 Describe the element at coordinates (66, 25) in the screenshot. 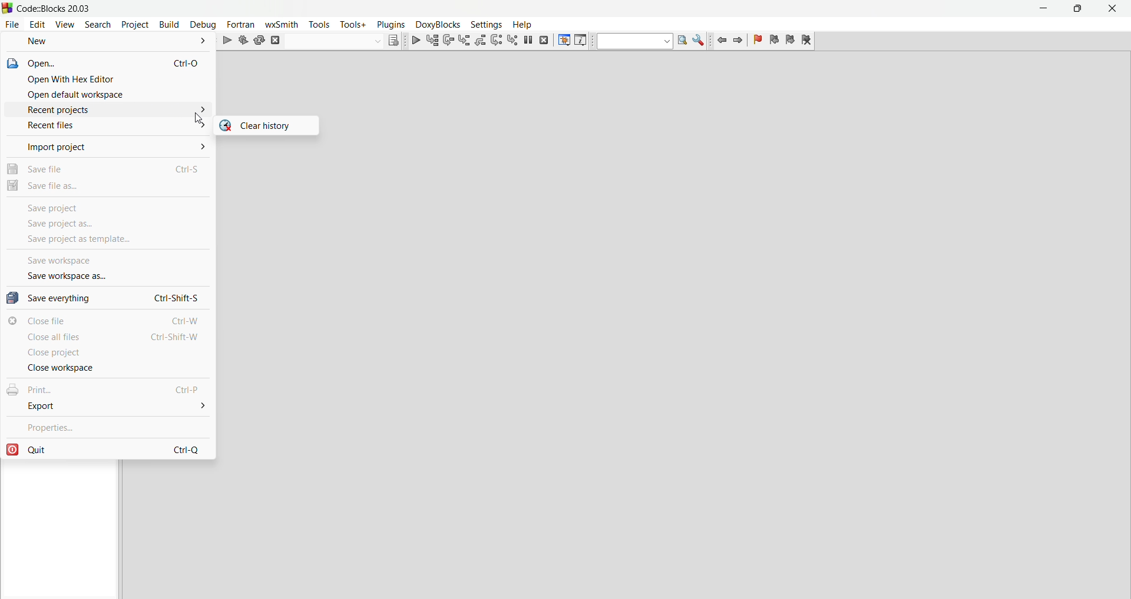

I see `view` at that location.